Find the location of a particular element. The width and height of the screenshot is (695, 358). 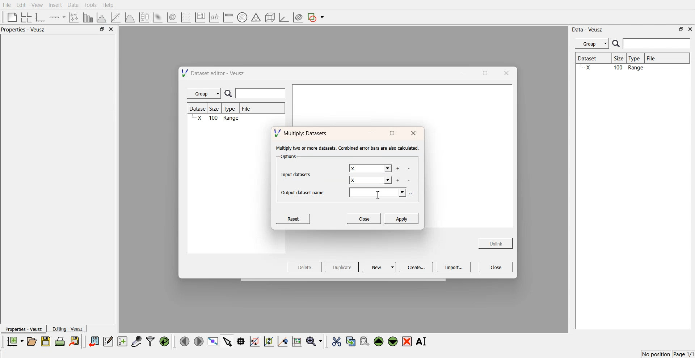

add  is located at coordinates (397, 180).